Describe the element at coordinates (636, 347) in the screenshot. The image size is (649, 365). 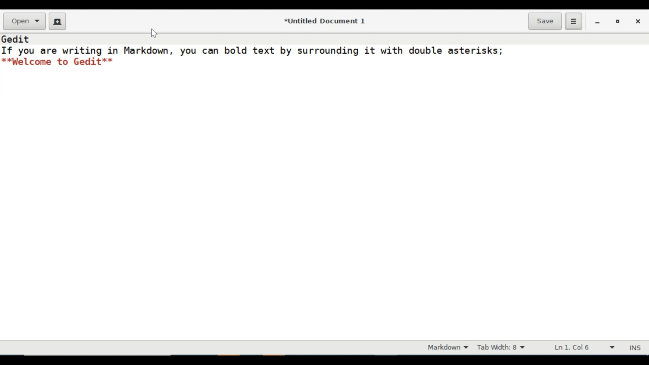
I see `INS` at that location.